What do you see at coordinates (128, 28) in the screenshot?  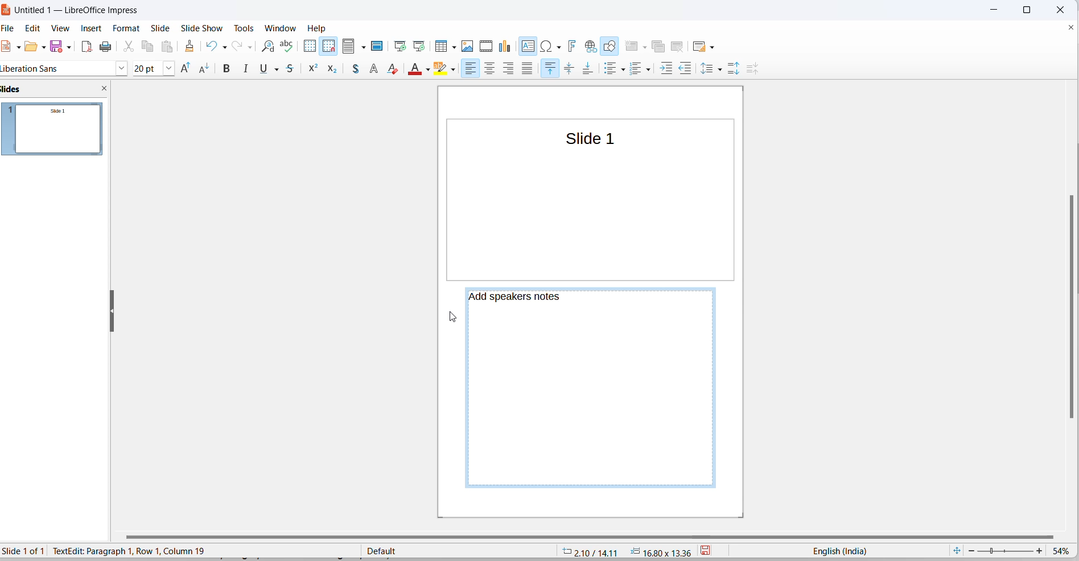 I see `format` at bounding box center [128, 28].